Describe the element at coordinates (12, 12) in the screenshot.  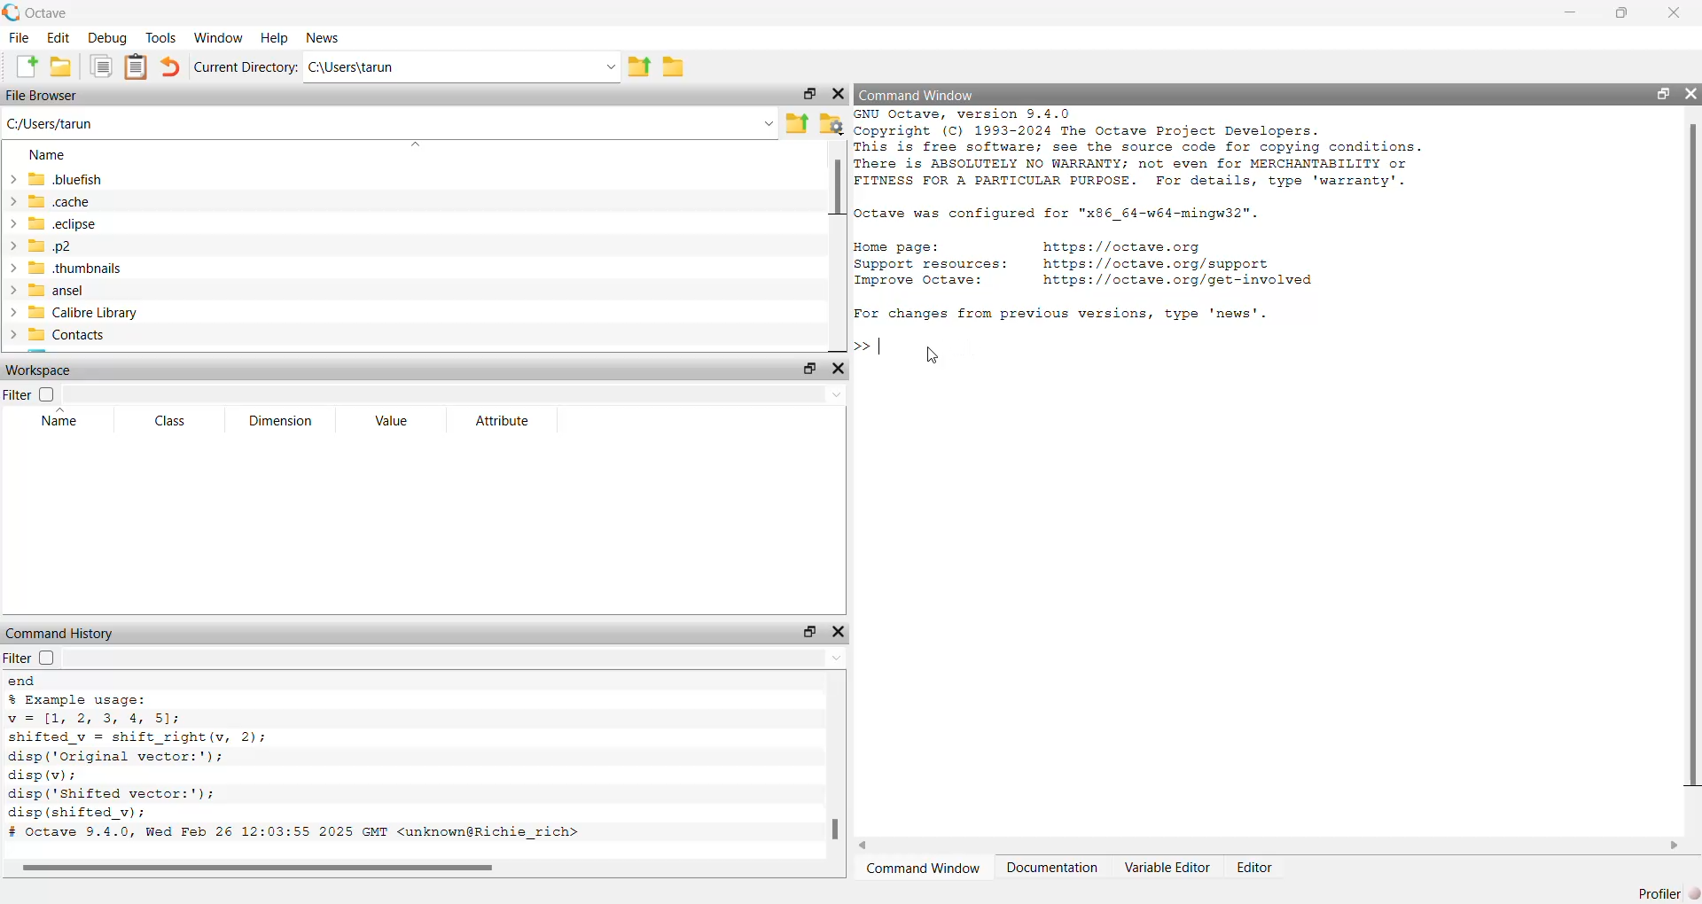
I see `logo` at that location.